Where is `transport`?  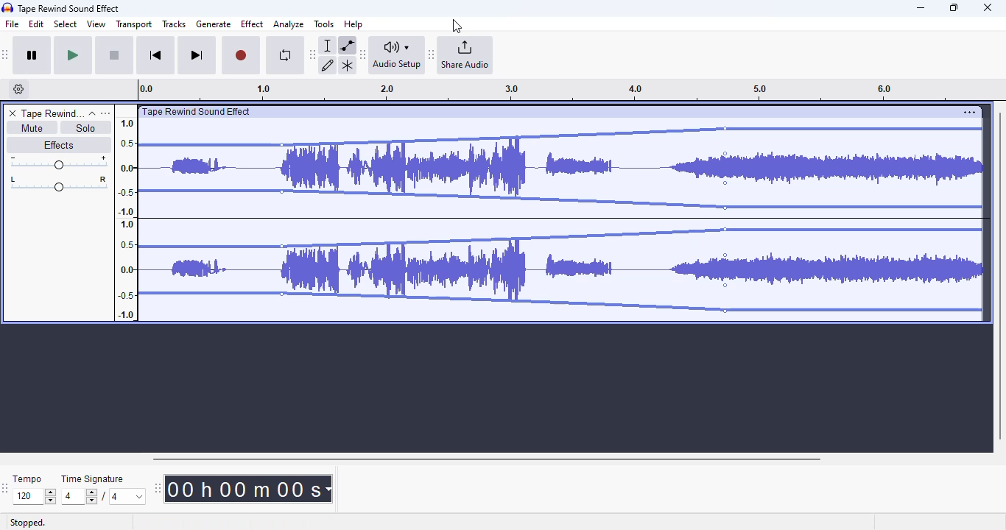
transport is located at coordinates (135, 24).